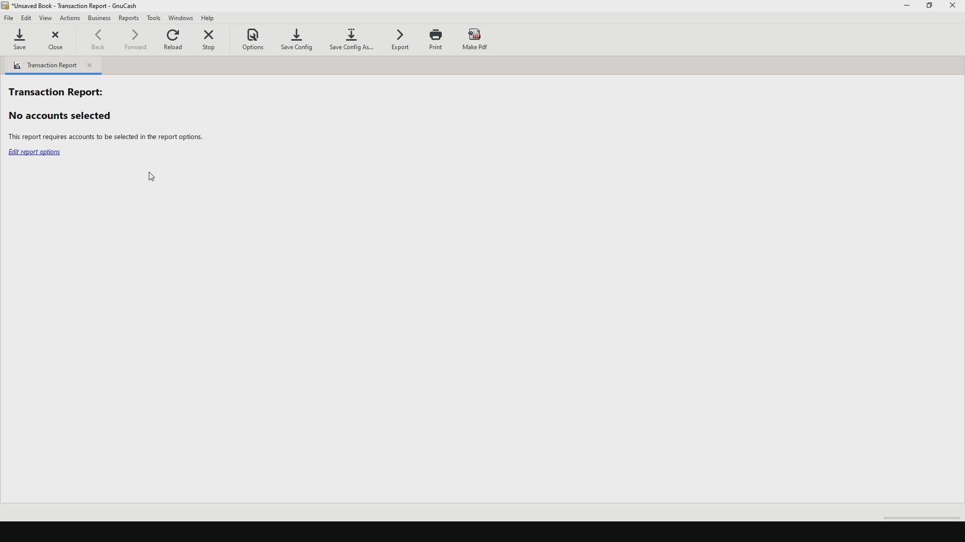  I want to click on save, so click(24, 42).